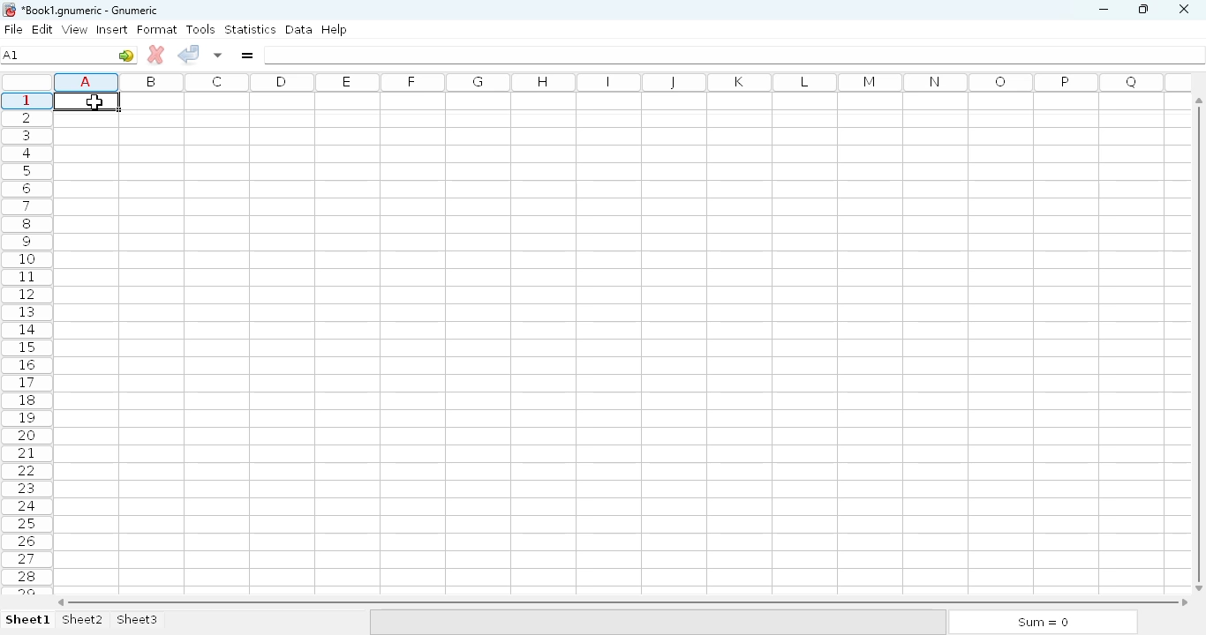 This screenshot has height=635, width=1206. What do you see at coordinates (157, 29) in the screenshot?
I see `format` at bounding box center [157, 29].